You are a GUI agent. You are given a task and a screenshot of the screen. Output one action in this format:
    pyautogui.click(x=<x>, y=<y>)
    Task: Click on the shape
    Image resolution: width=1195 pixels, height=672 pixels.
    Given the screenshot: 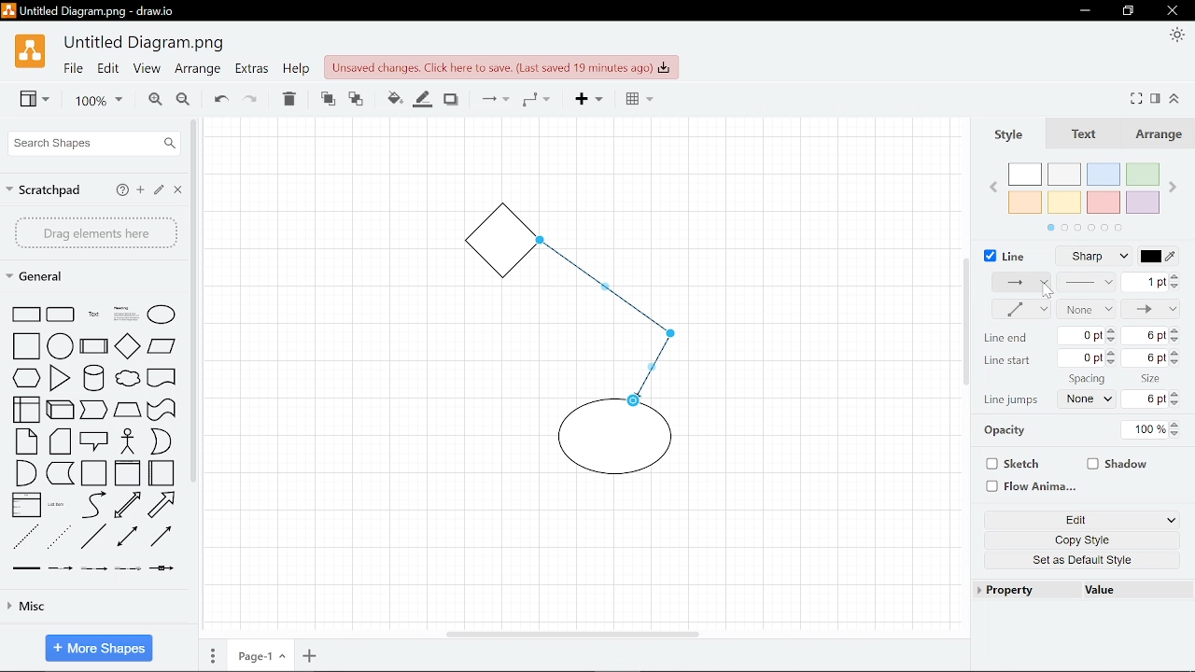 What is the action you would take?
    pyautogui.click(x=92, y=504)
    